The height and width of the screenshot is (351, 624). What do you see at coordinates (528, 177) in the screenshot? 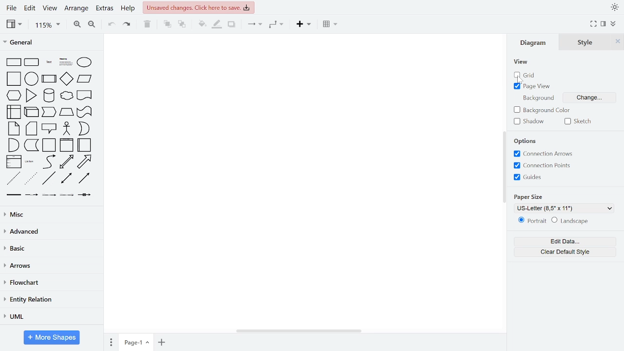
I see `guides` at bounding box center [528, 177].